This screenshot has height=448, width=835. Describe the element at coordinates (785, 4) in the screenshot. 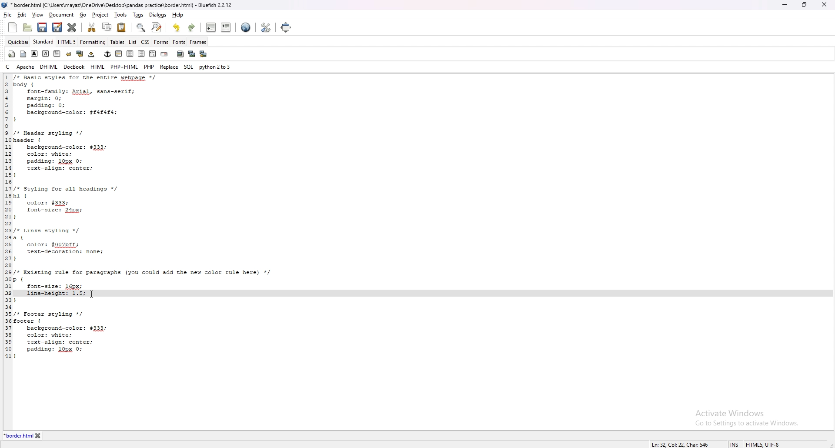

I see `minimize` at that location.